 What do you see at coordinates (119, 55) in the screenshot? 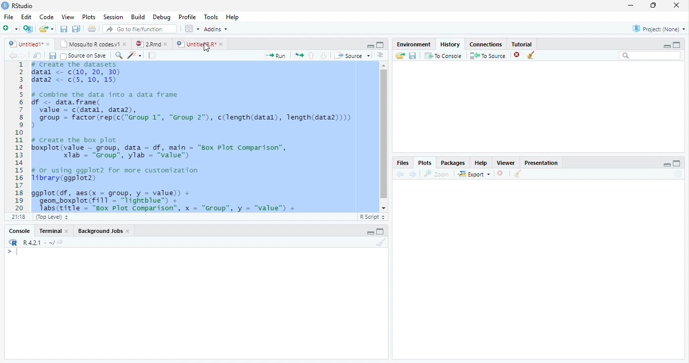
I see `Find/Replace` at bounding box center [119, 55].